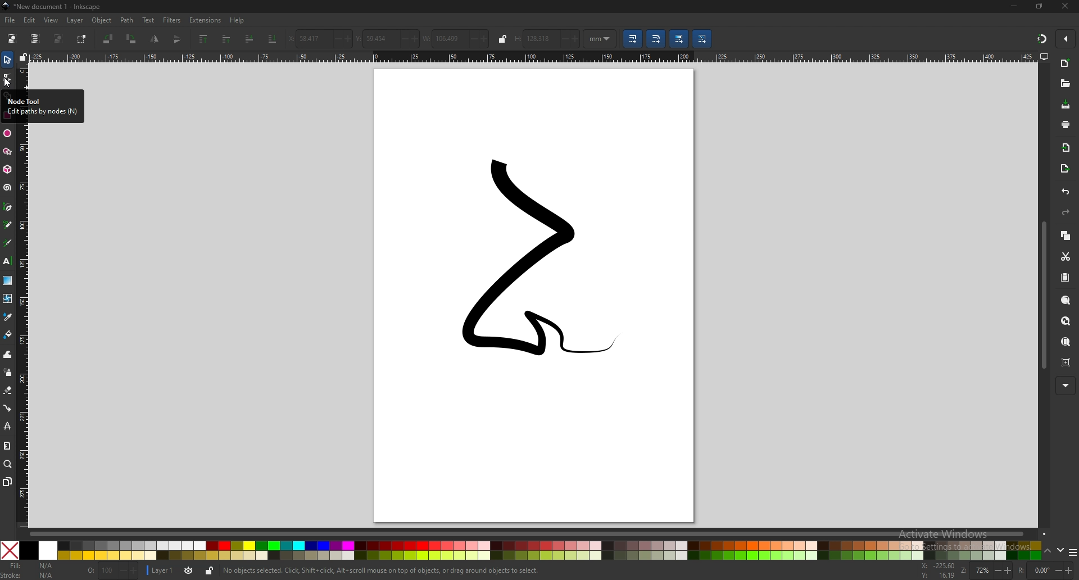 Image resolution: width=1079 pixels, height=580 pixels. I want to click on snapper, so click(1042, 39).